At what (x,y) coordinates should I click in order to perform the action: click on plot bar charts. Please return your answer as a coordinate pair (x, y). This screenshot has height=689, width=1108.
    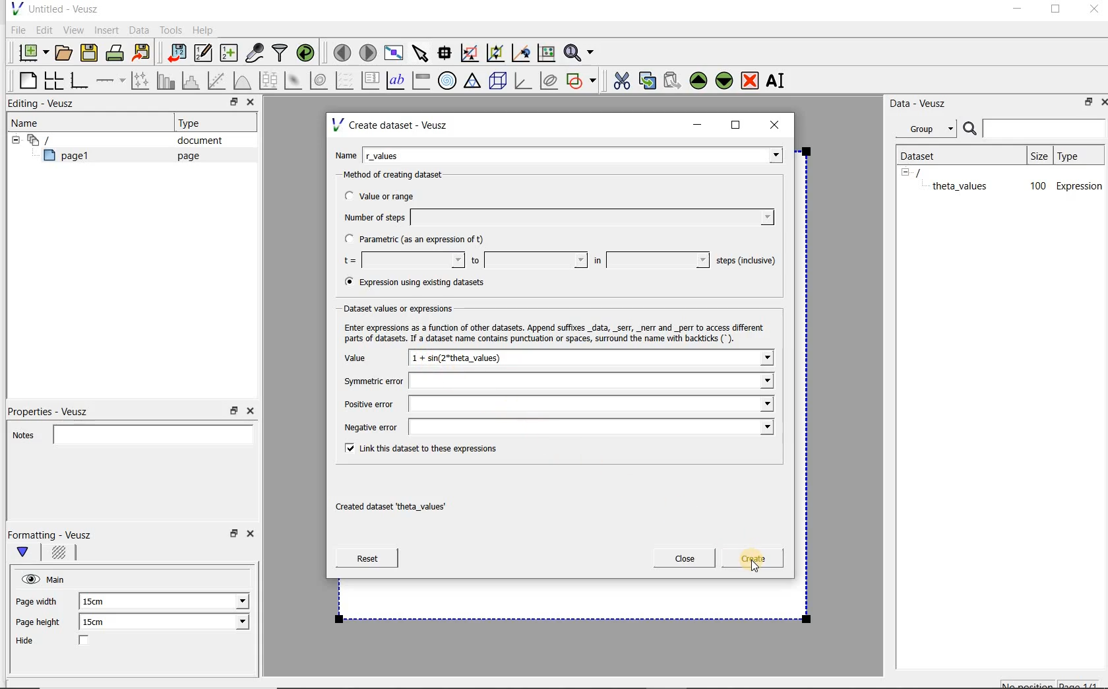
    Looking at the image, I should click on (166, 81).